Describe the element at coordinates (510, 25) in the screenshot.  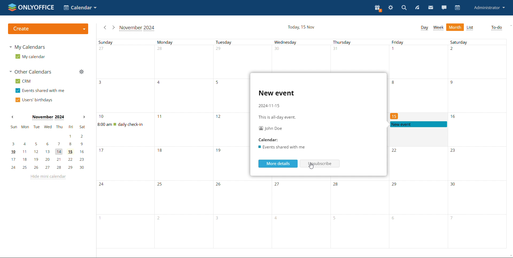
I see `scroll up` at that location.